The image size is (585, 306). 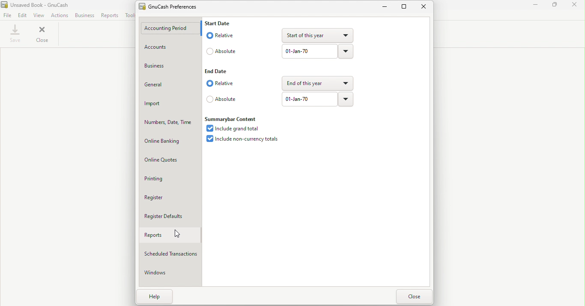 What do you see at coordinates (576, 6) in the screenshot?
I see `Close` at bounding box center [576, 6].